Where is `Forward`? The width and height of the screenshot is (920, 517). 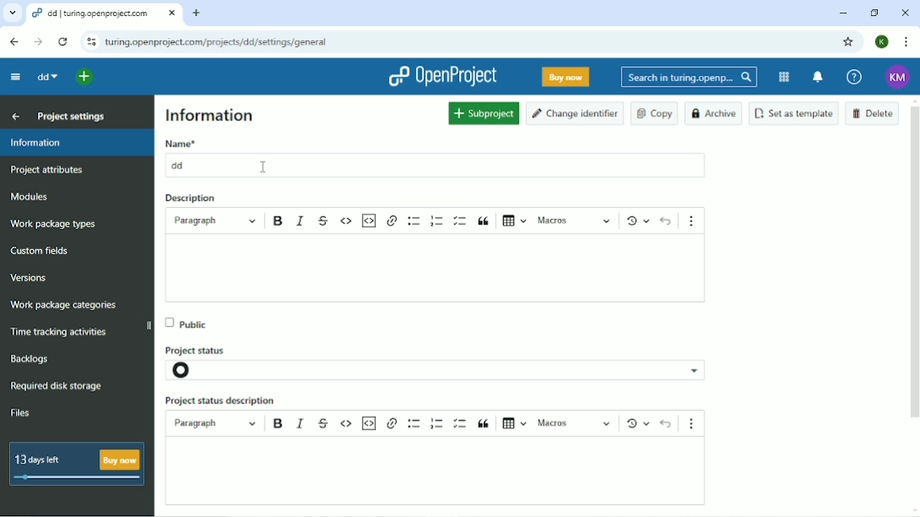
Forward is located at coordinates (38, 43).